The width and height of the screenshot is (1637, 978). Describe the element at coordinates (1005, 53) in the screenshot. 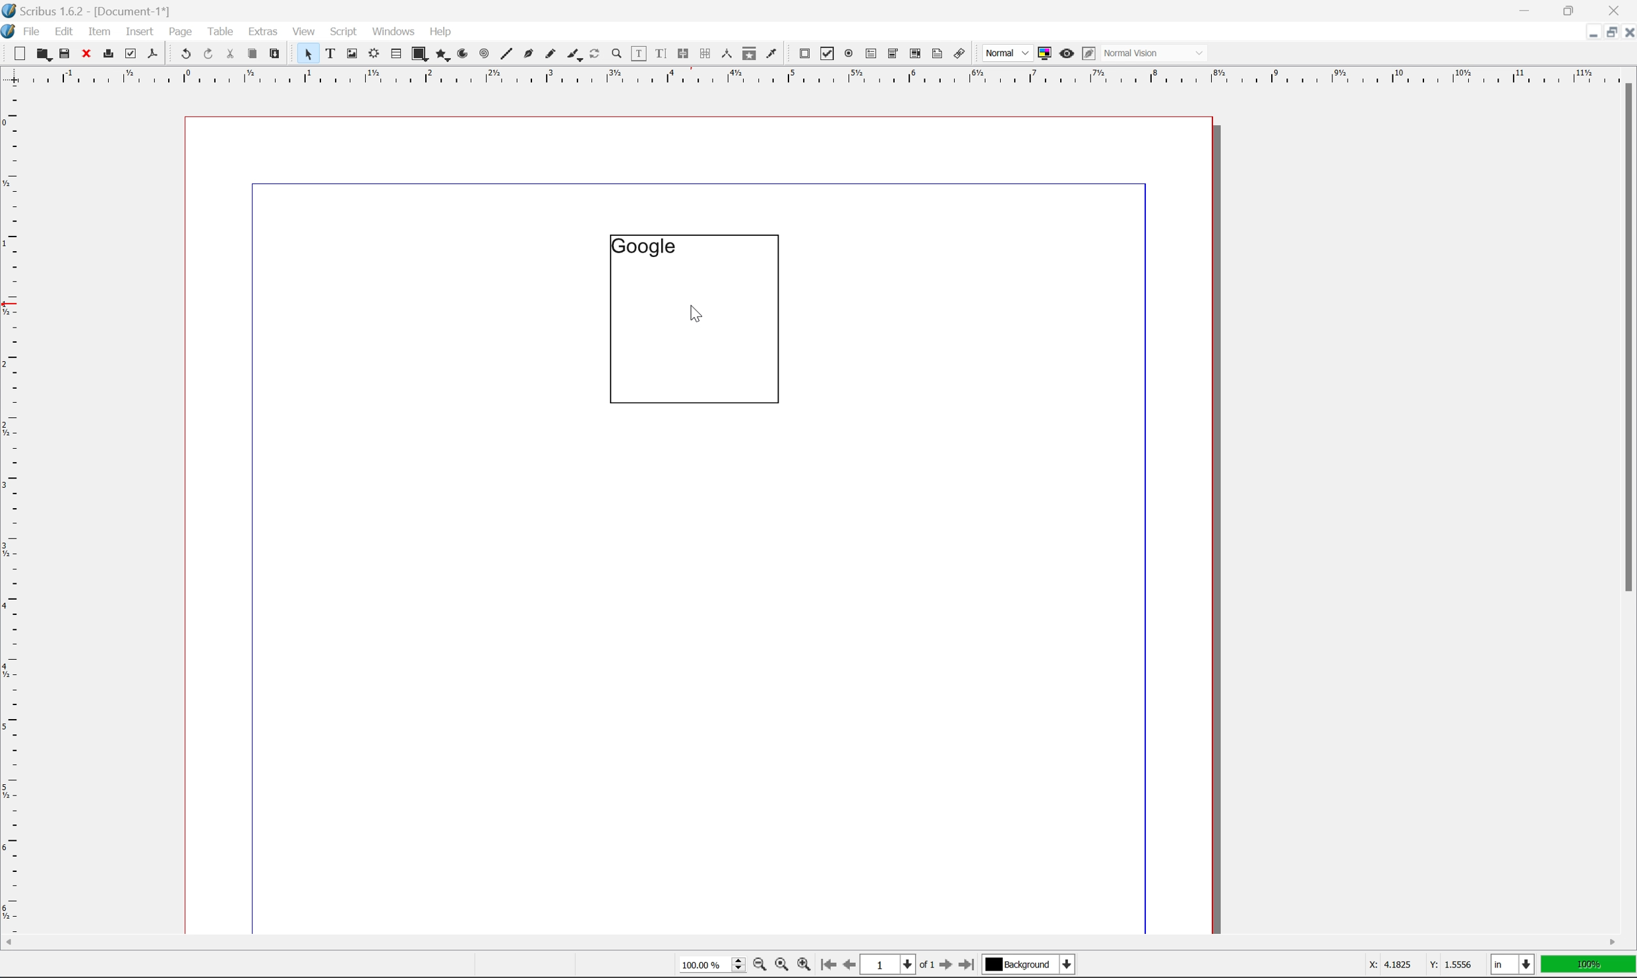

I see `normal` at that location.